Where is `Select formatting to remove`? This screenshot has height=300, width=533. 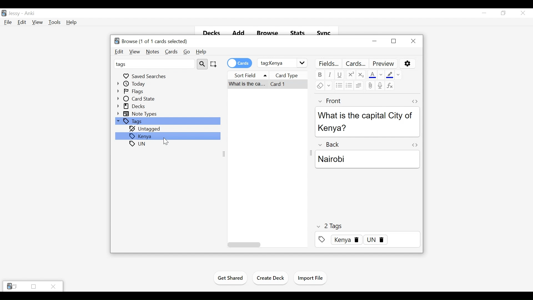 Select formatting to remove is located at coordinates (329, 86).